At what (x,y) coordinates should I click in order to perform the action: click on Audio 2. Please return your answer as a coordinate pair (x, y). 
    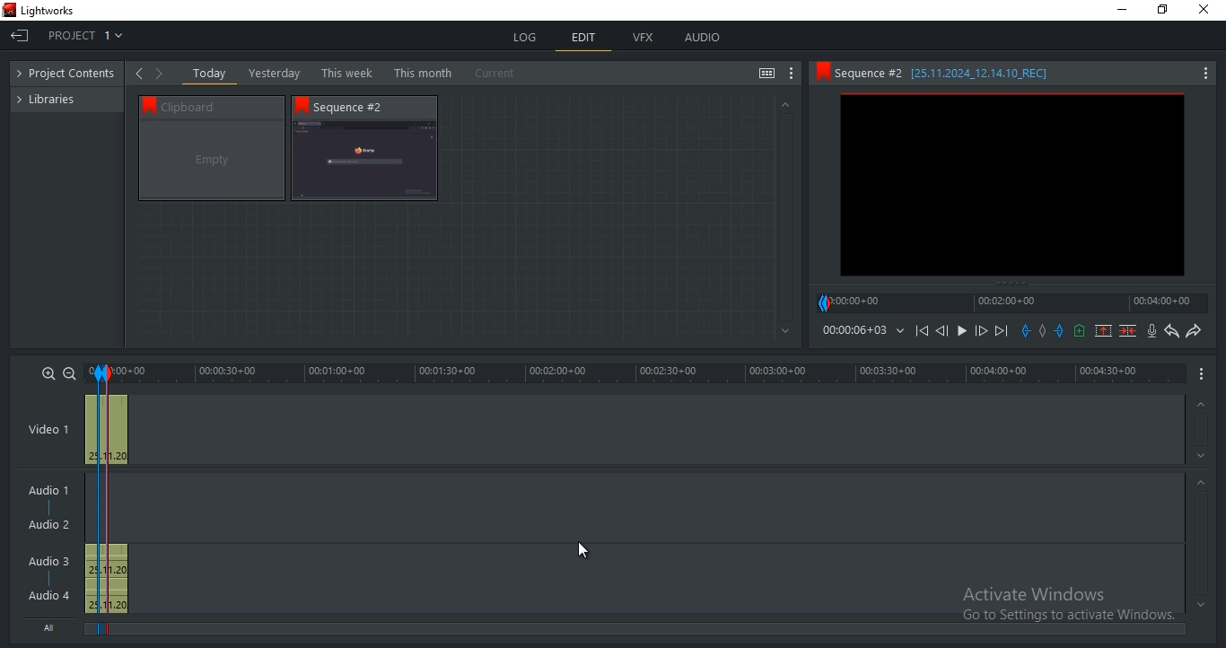
    Looking at the image, I should click on (48, 525).